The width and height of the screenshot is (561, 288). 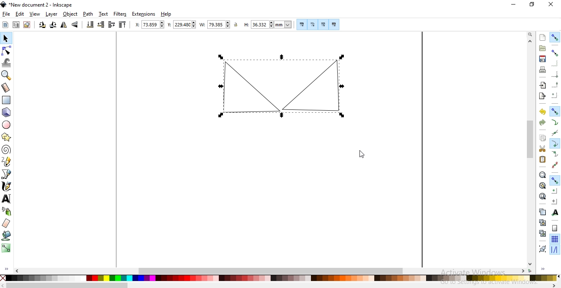 What do you see at coordinates (6, 113) in the screenshot?
I see `create 3D boxes` at bounding box center [6, 113].